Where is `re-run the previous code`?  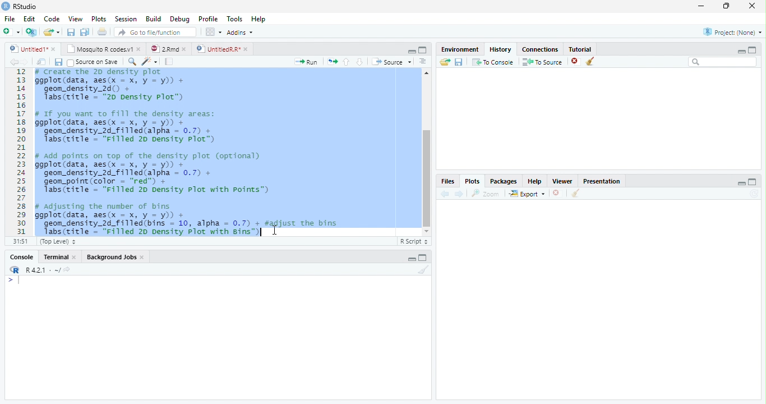 re-run the previous code is located at coordinates (332, 61).